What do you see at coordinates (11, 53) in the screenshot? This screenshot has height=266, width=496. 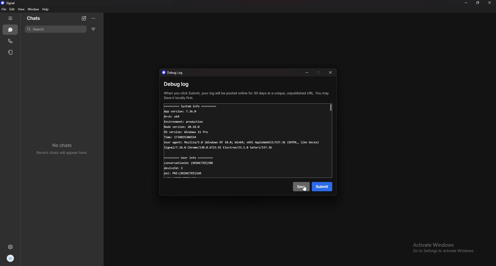 I see `stories` at bounding box center [11, 53].